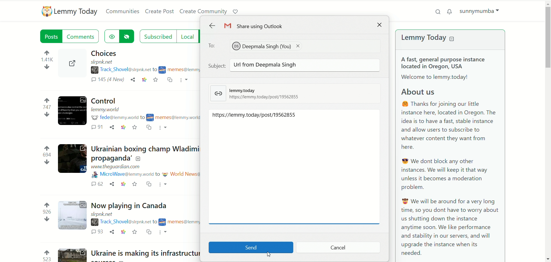 This screenshot has height=262, width=551. What do you see at coordinates (111, 36) in the screenshot?
I see `show hidden posts` at bounding box center [111, 36].